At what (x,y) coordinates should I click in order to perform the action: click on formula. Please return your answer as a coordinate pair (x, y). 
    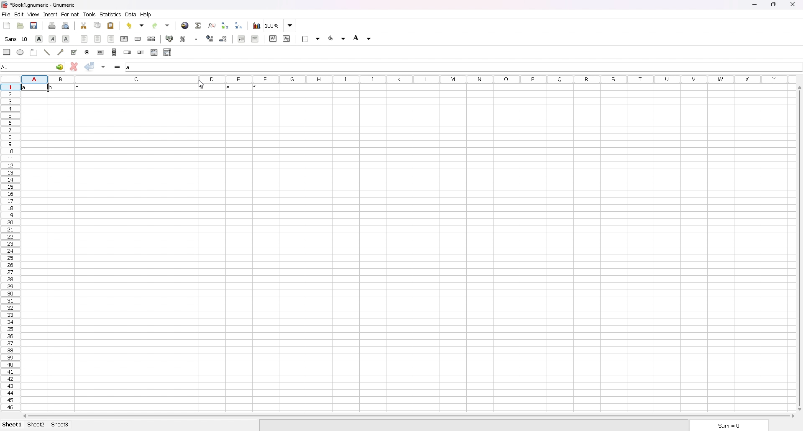
    Looking at the image, I should click on (118, 67).